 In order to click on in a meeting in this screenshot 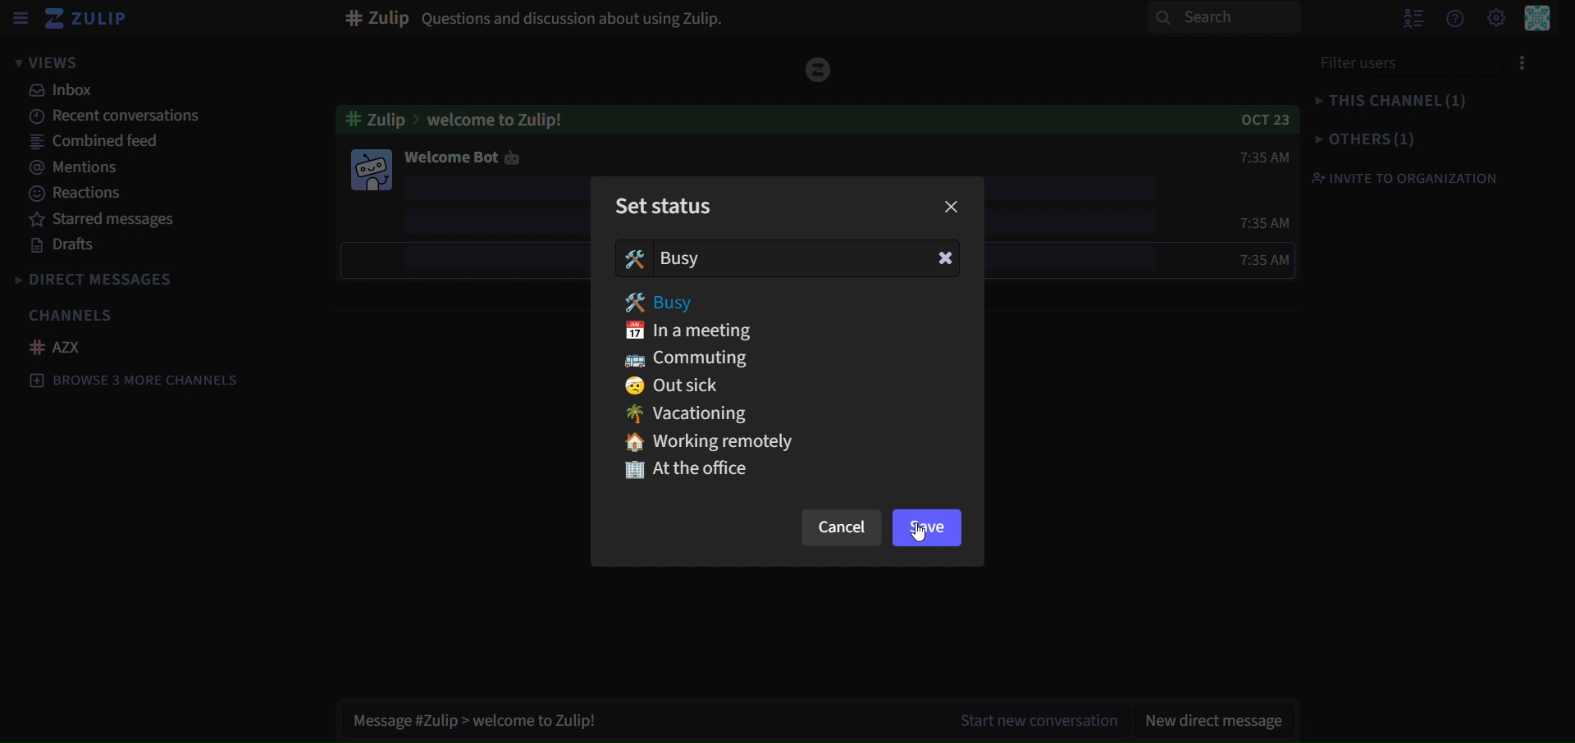, I will do `click(701, 331)`.